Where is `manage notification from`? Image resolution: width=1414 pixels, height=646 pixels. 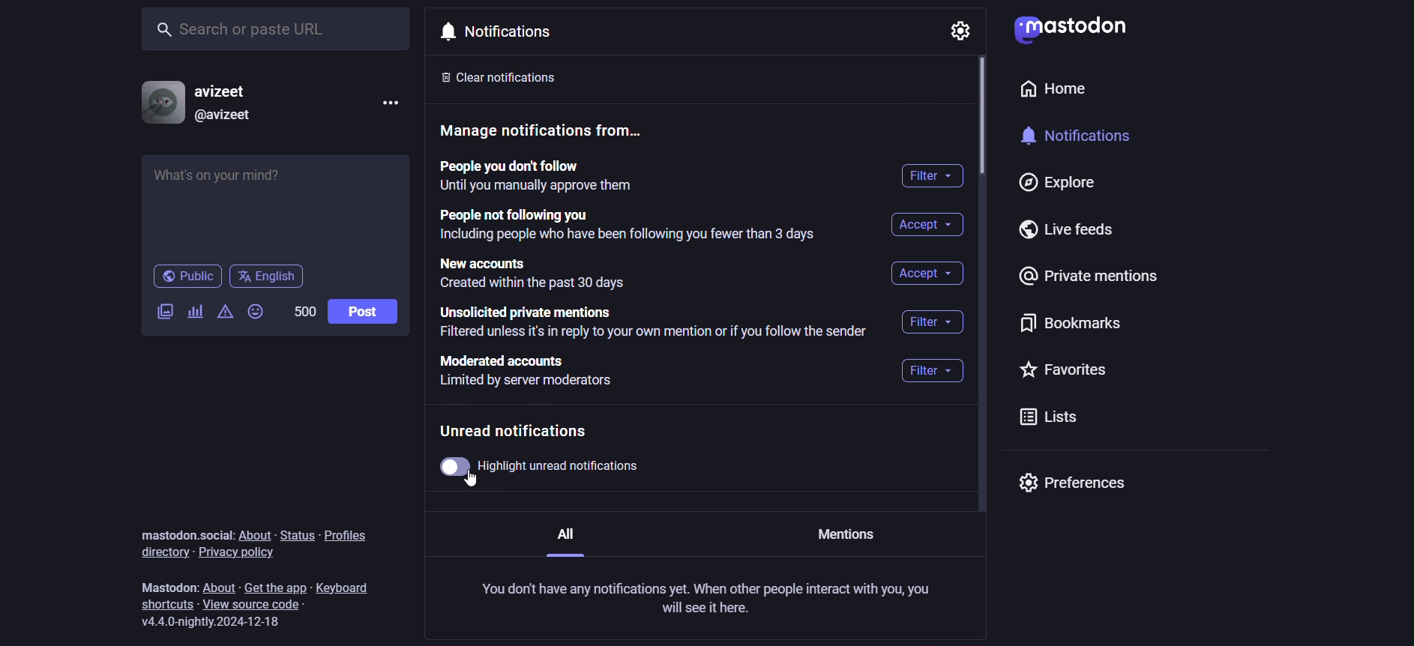 manage notification from is located at coordinates (556, 133).